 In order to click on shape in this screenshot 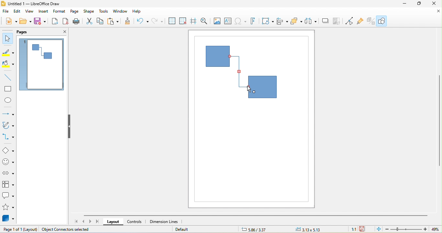, I will do `click(89, 12)`.